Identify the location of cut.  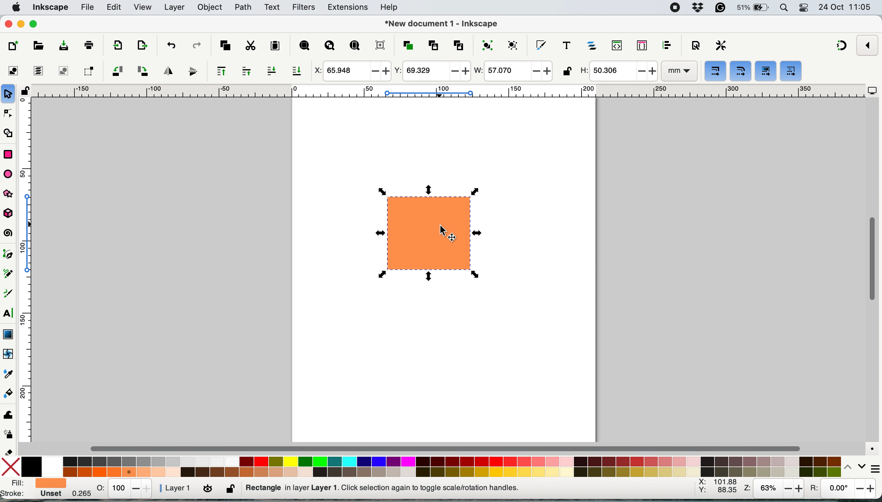
(250, 45).